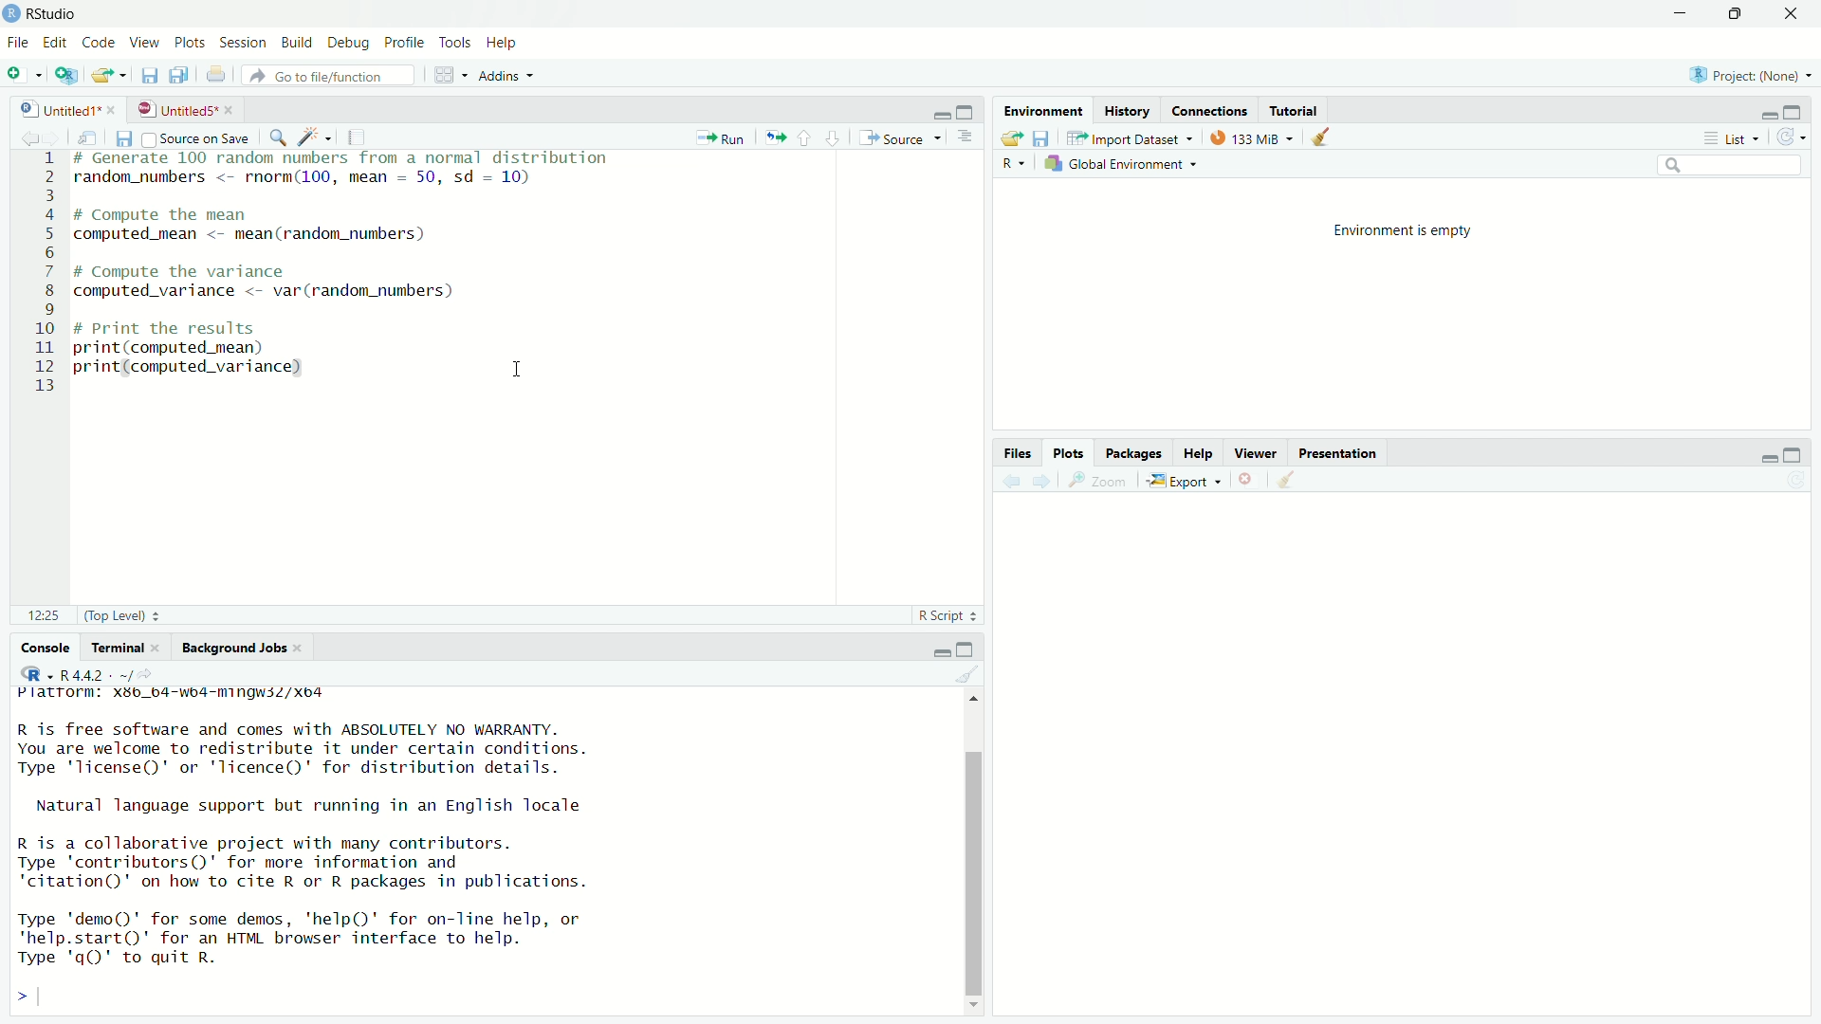 The width and height of the screenshot is (1821, 1024). What do you see at coordinates (449, 75) in the screenshot?
I see `workspace panes` at bounding box center [449, 75].